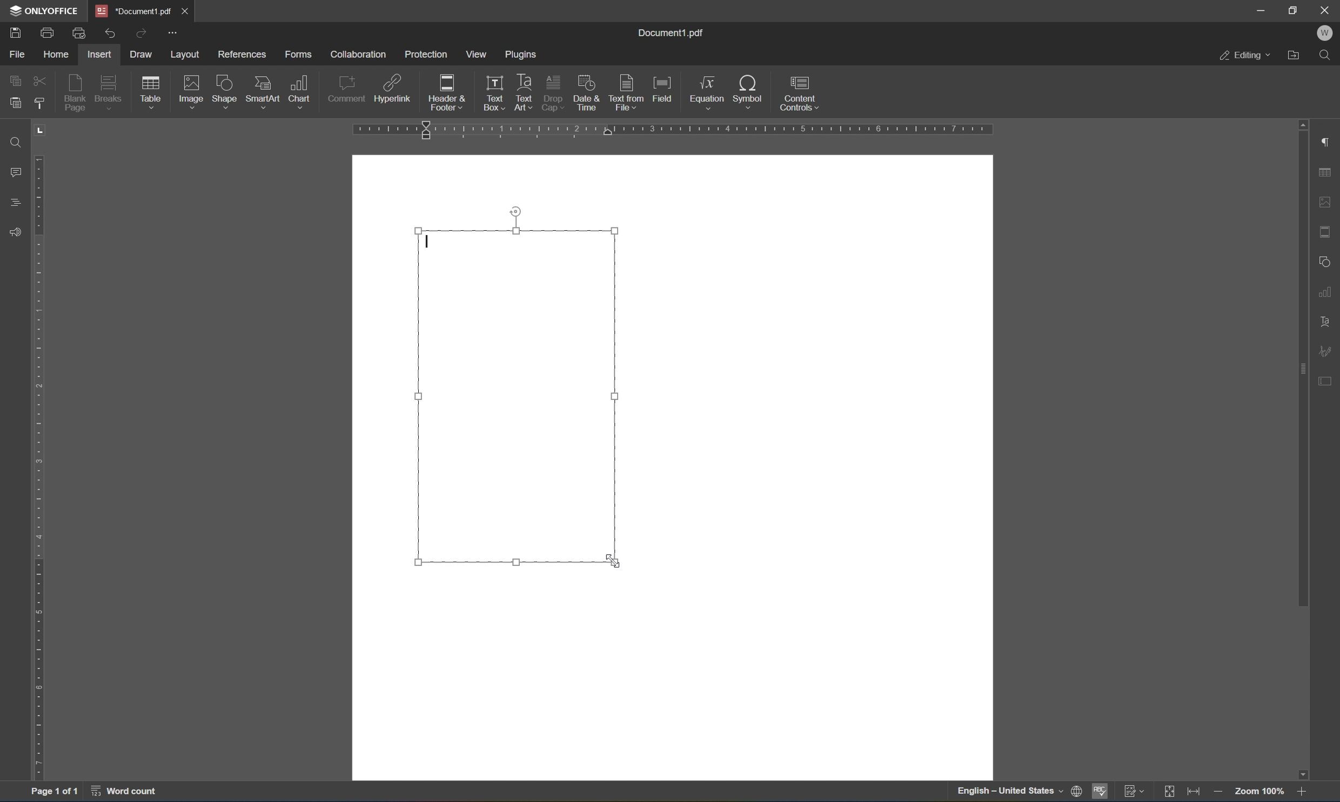 This screenshot has width=1340, height=802. Describe the element at coordinates (1293, 10) in the screenshot. I see `Restore down` at that location.